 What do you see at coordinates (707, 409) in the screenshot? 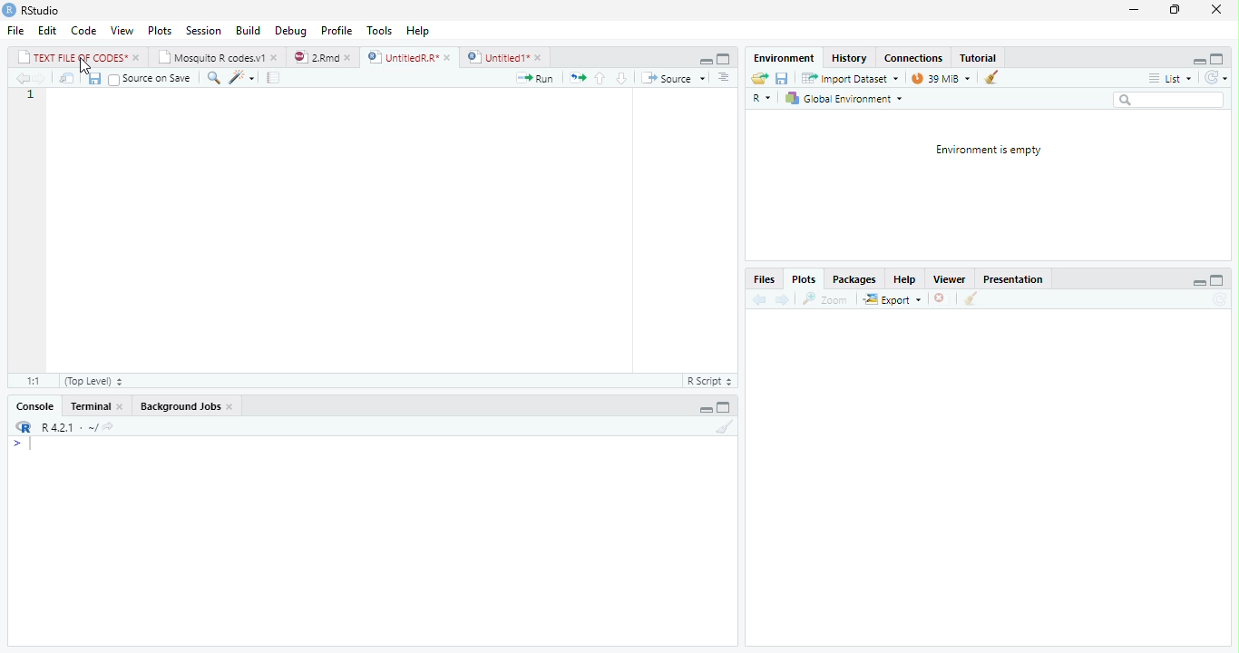
I see `Minimize` at bounding box center [707, 409].